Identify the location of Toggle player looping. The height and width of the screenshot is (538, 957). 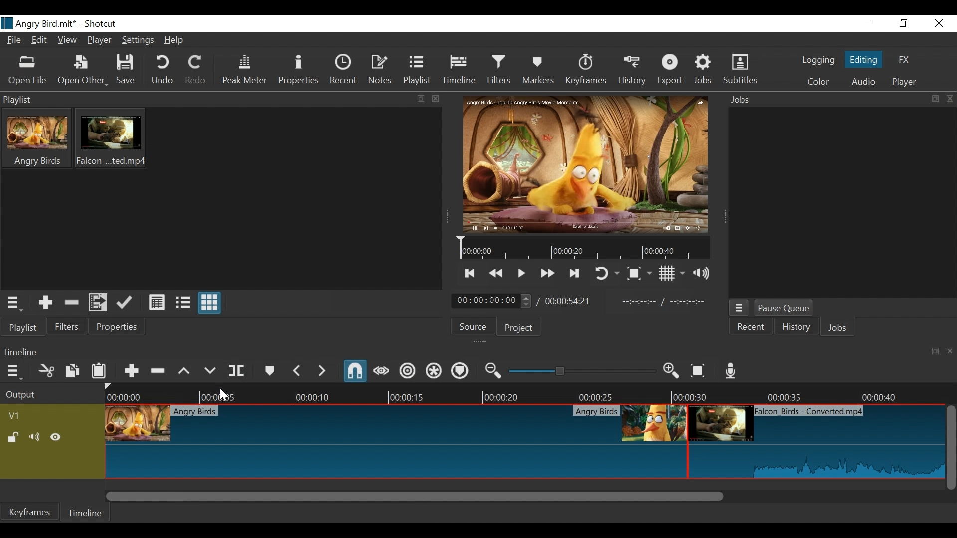
(608, 274).